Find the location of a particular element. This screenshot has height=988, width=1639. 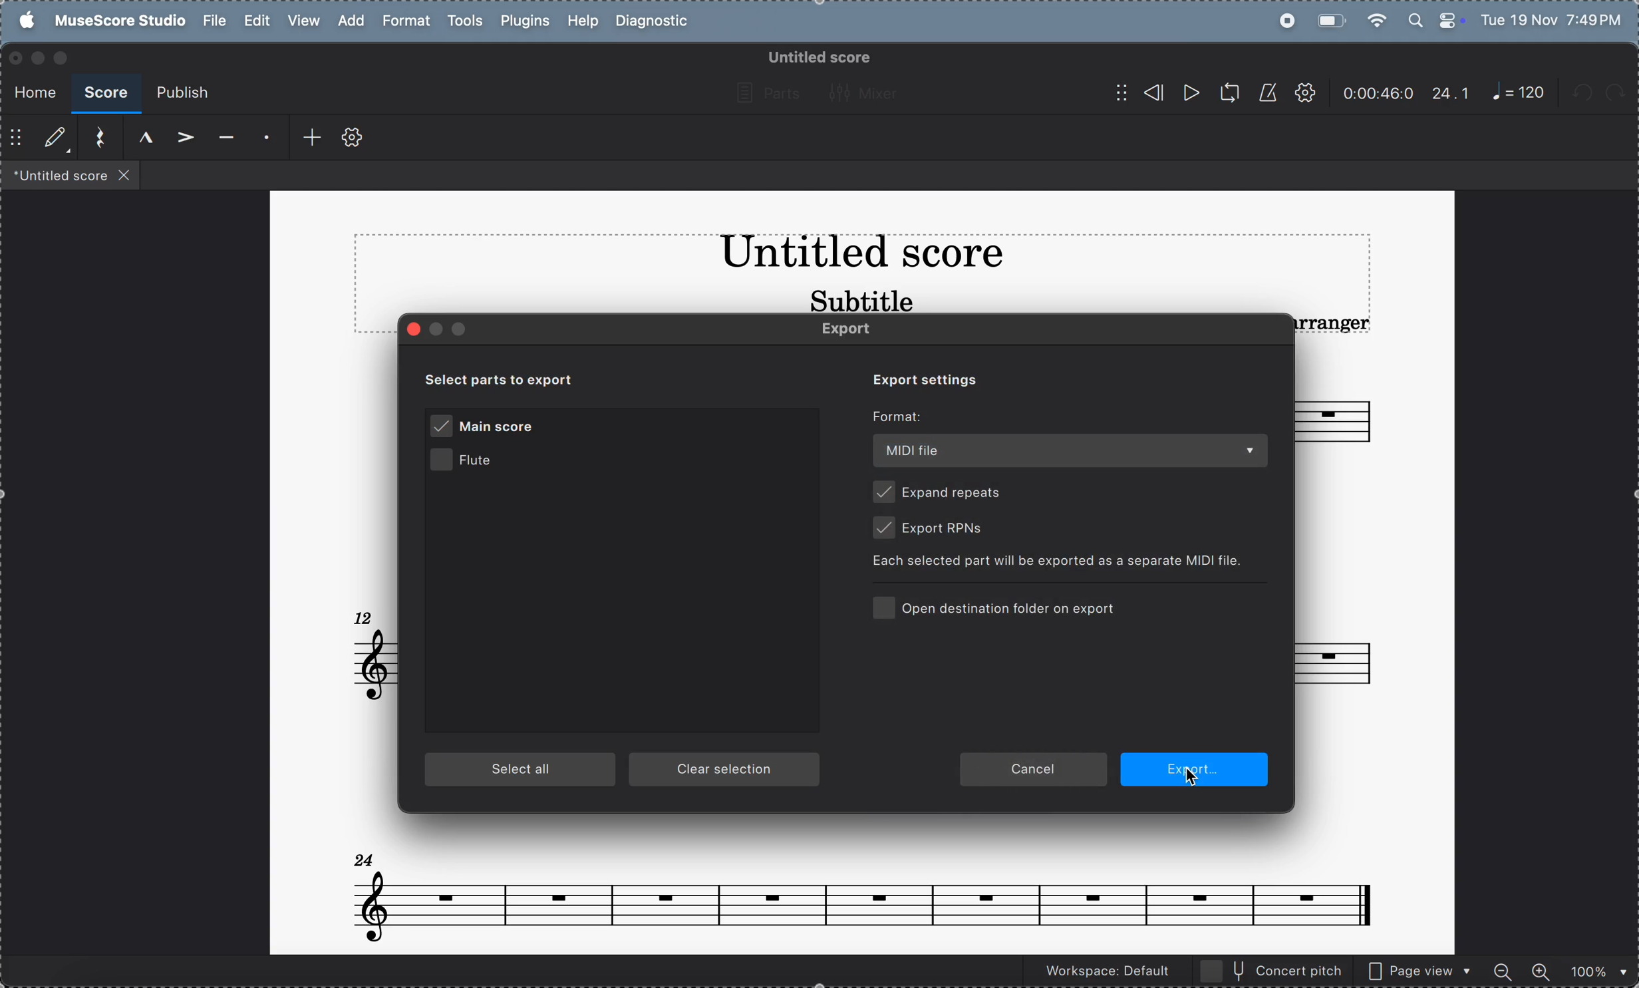

export settings is located at coordinates (917, 379).